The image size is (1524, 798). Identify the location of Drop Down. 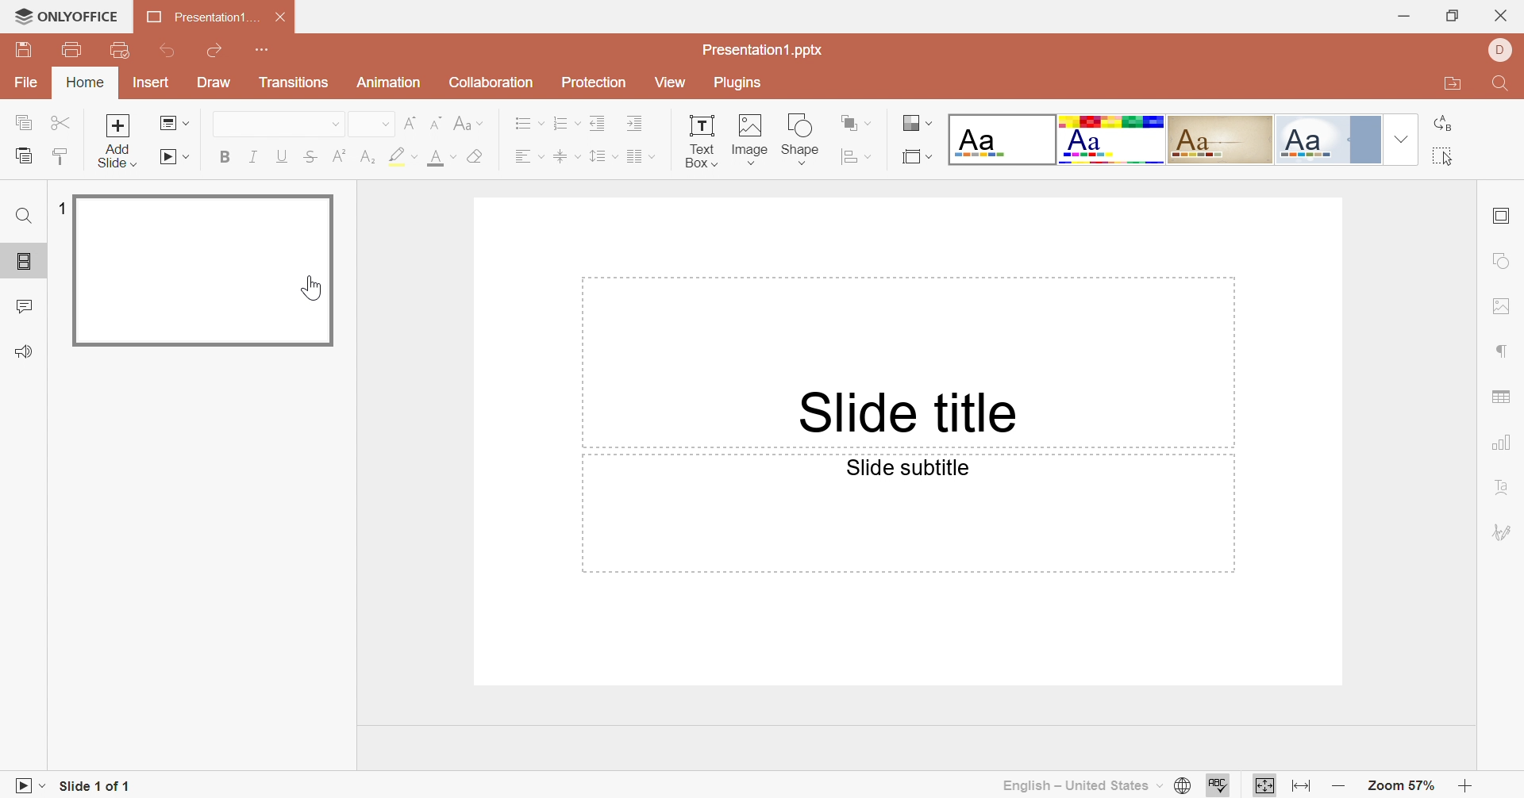
(543, 156).